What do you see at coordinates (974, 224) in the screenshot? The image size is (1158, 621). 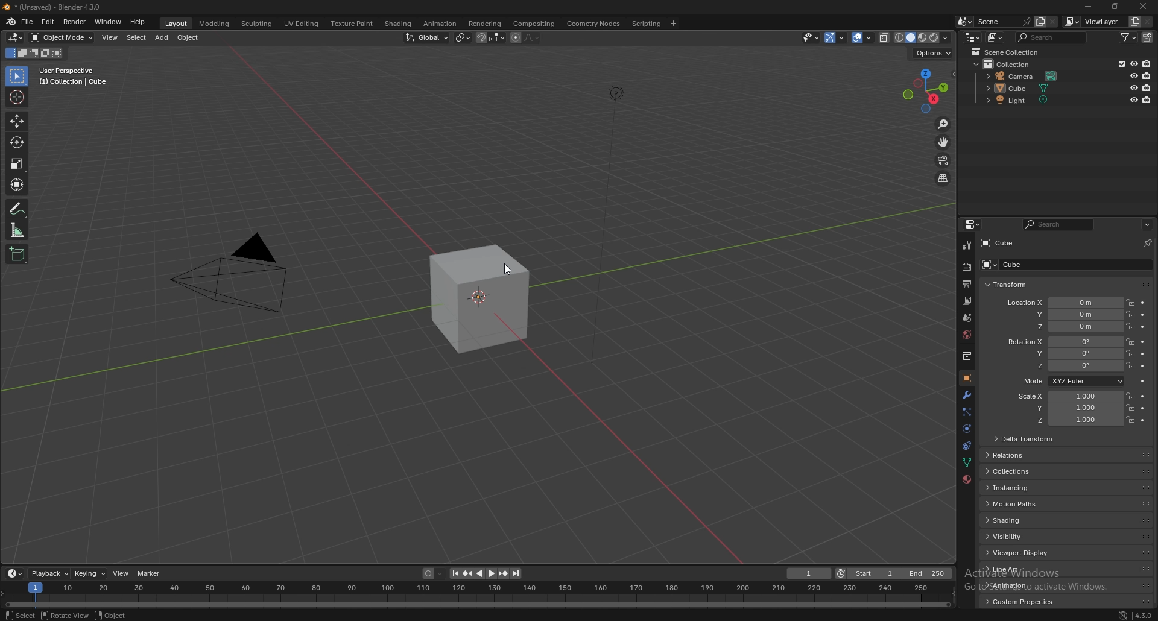 I see `editor type` at bounding box center [974, 224].